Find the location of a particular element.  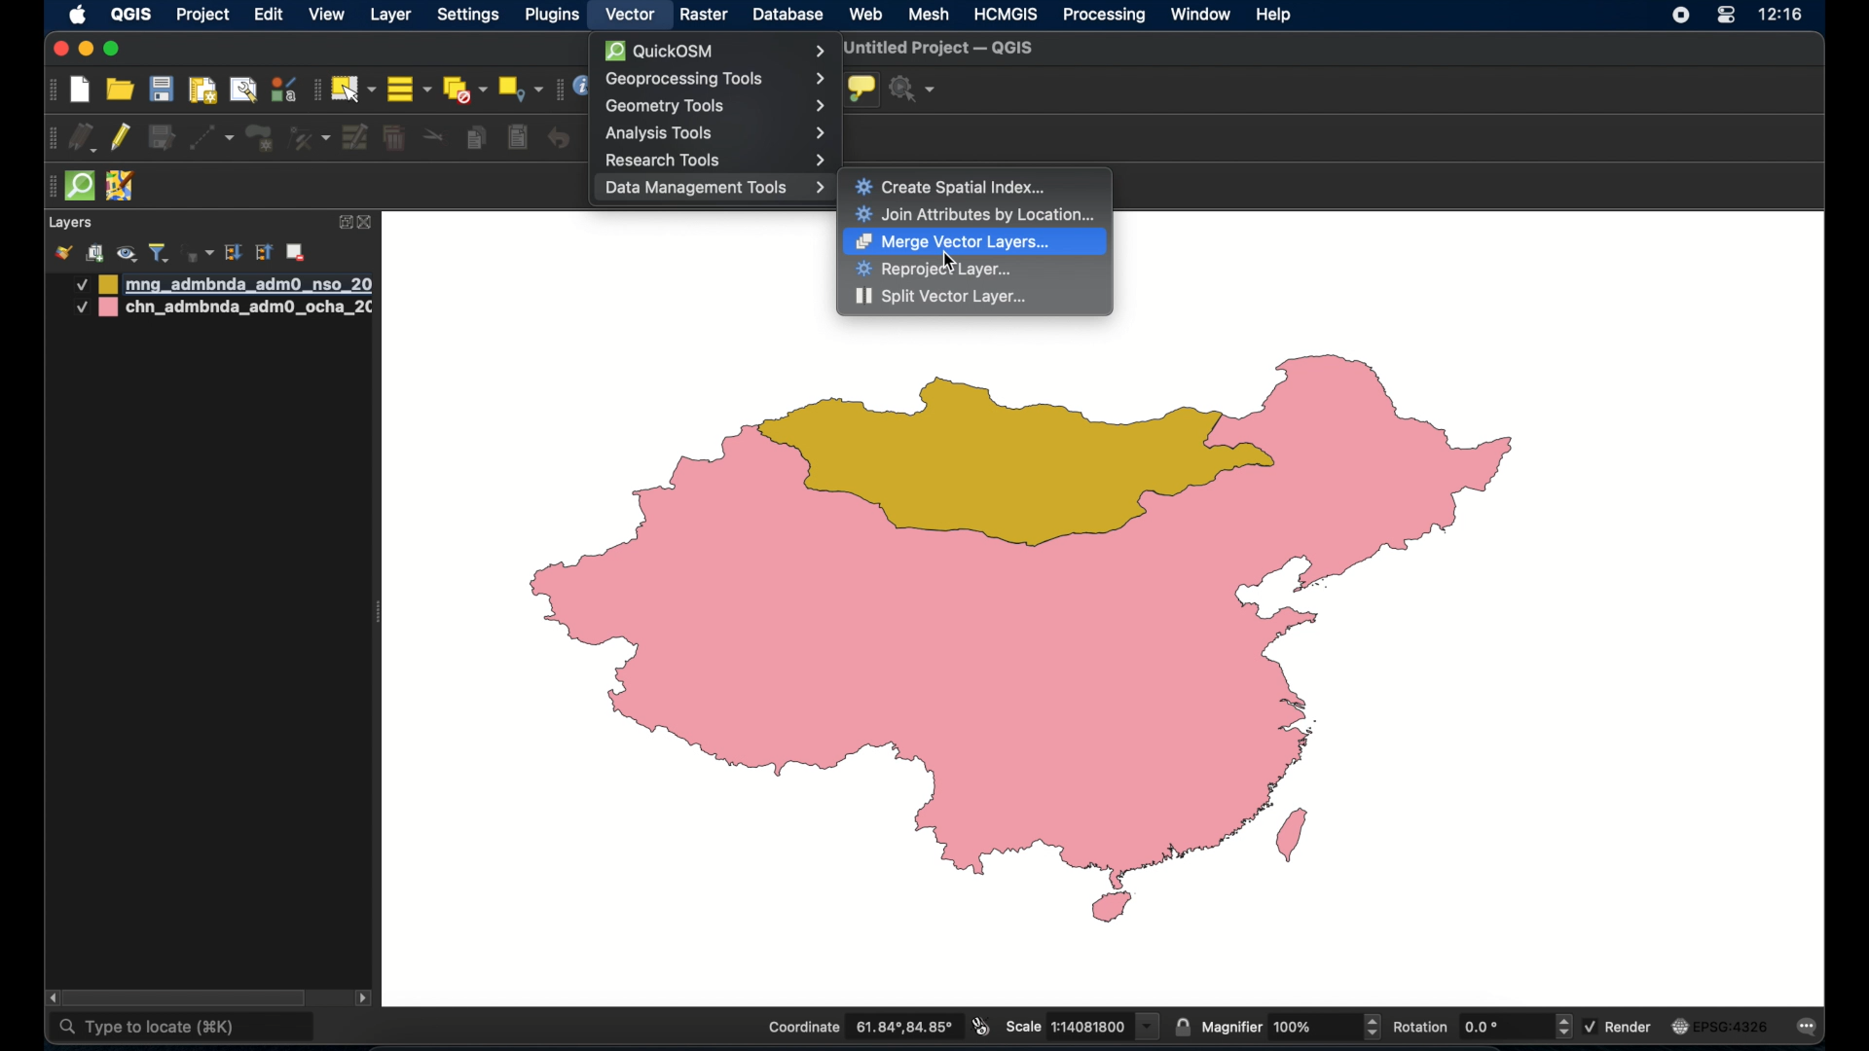

time is located at coordinates (1781, 17).